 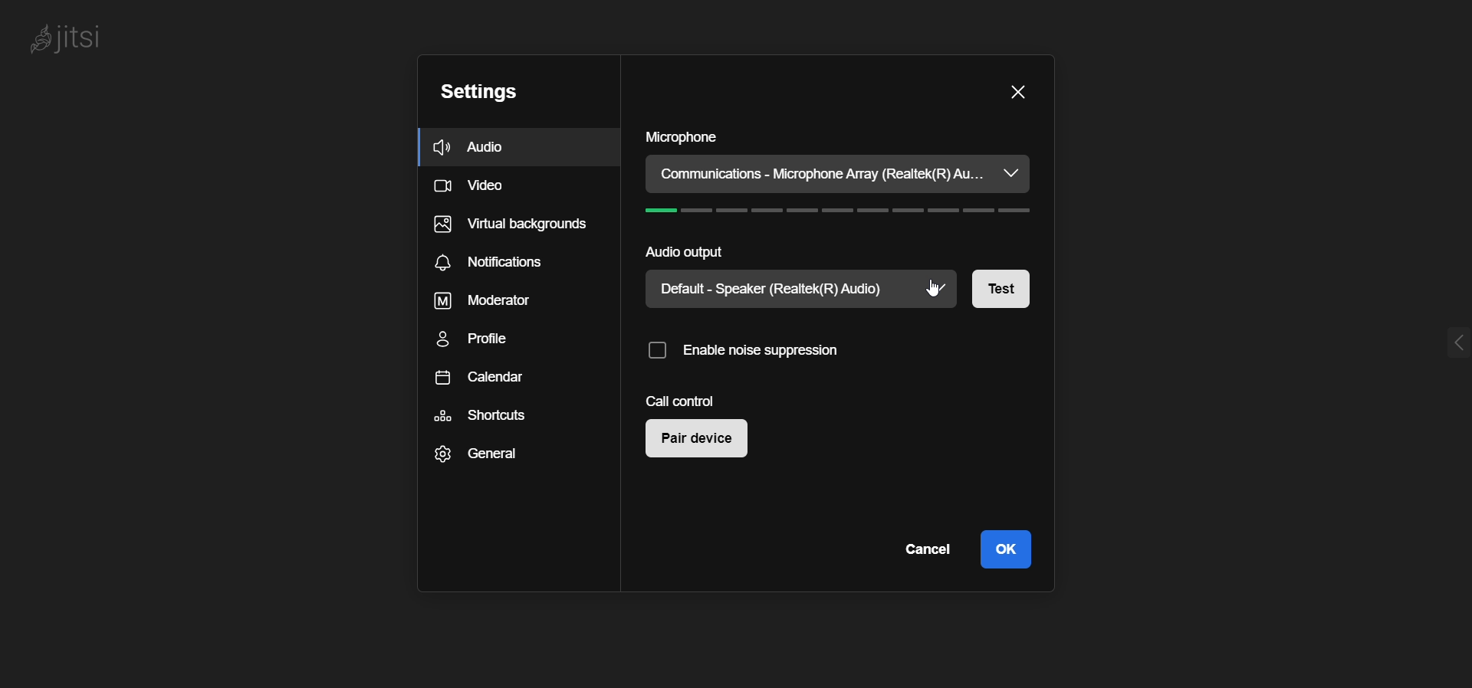 I want to click on notifications, so click(x=491, y=265).